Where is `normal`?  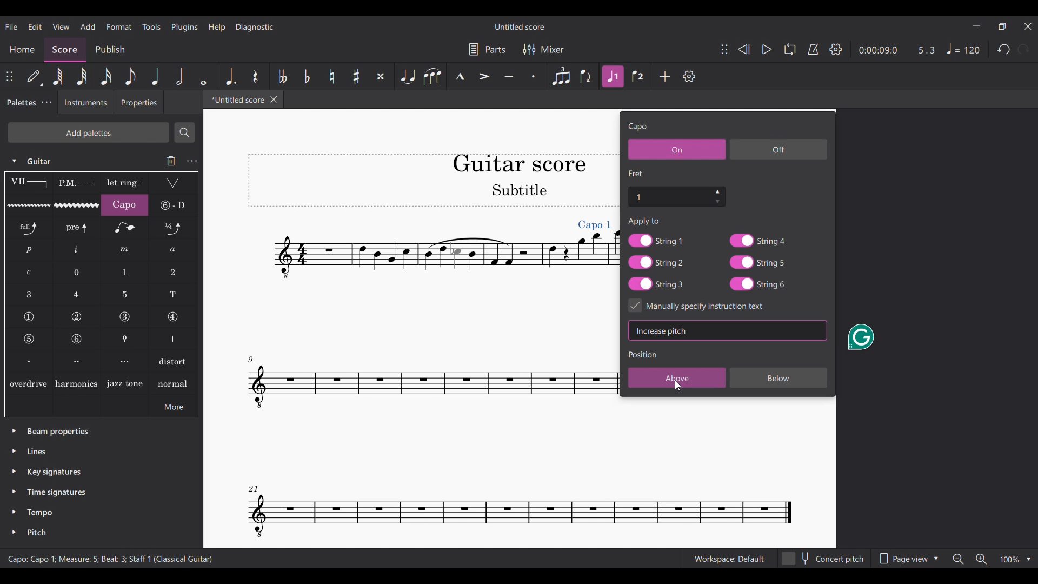 normal is located at coordinates (173, 383).